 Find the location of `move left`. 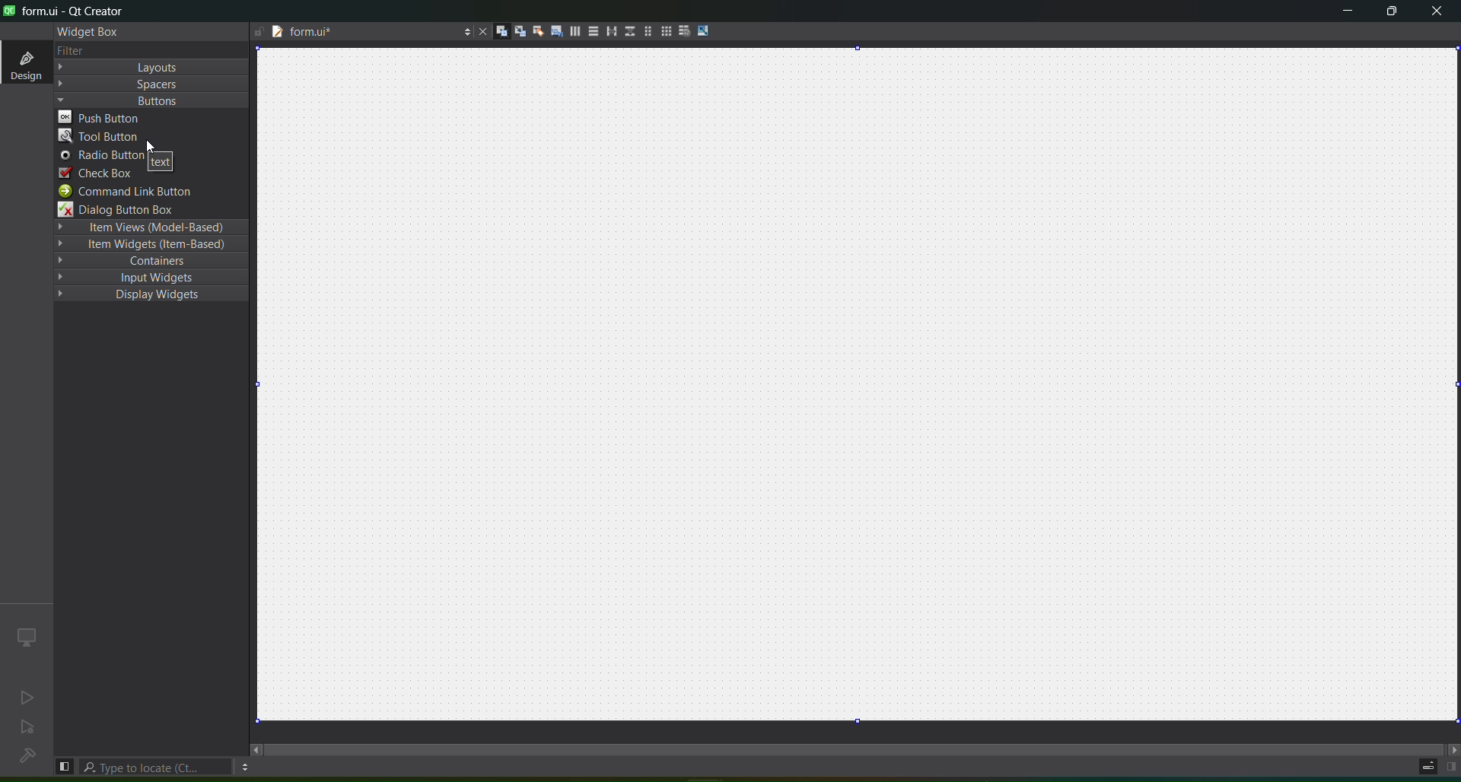

move left is located at coordinates (254, 748).